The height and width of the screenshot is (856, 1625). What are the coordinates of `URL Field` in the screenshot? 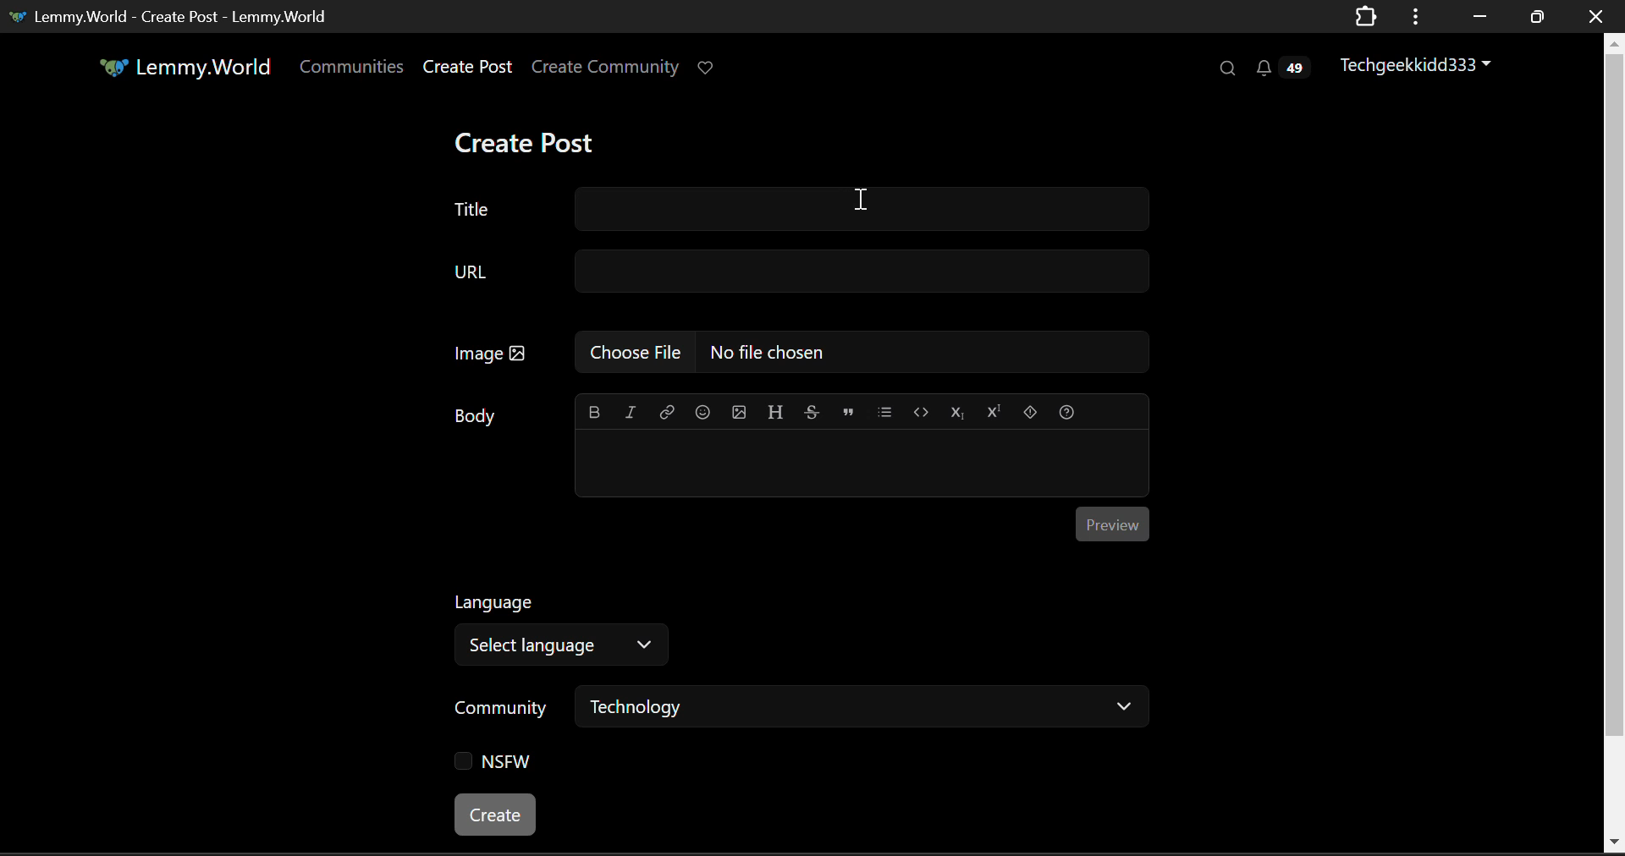 It's located at (788, 270).